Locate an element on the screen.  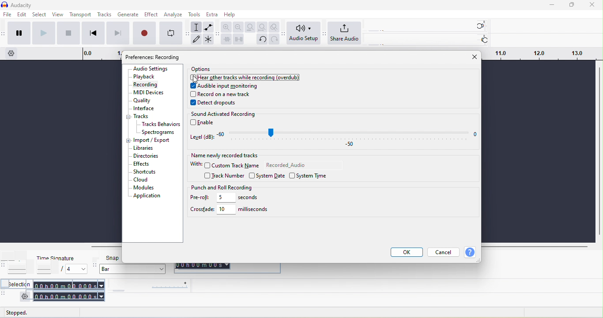
detect dropouts is located at coordinates (214, 103).